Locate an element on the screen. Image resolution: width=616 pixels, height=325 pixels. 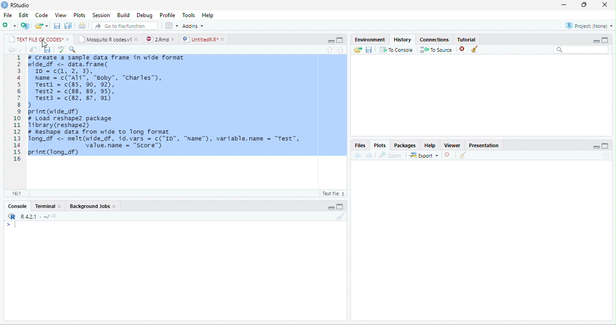
> is located at coordinates (11, 225).